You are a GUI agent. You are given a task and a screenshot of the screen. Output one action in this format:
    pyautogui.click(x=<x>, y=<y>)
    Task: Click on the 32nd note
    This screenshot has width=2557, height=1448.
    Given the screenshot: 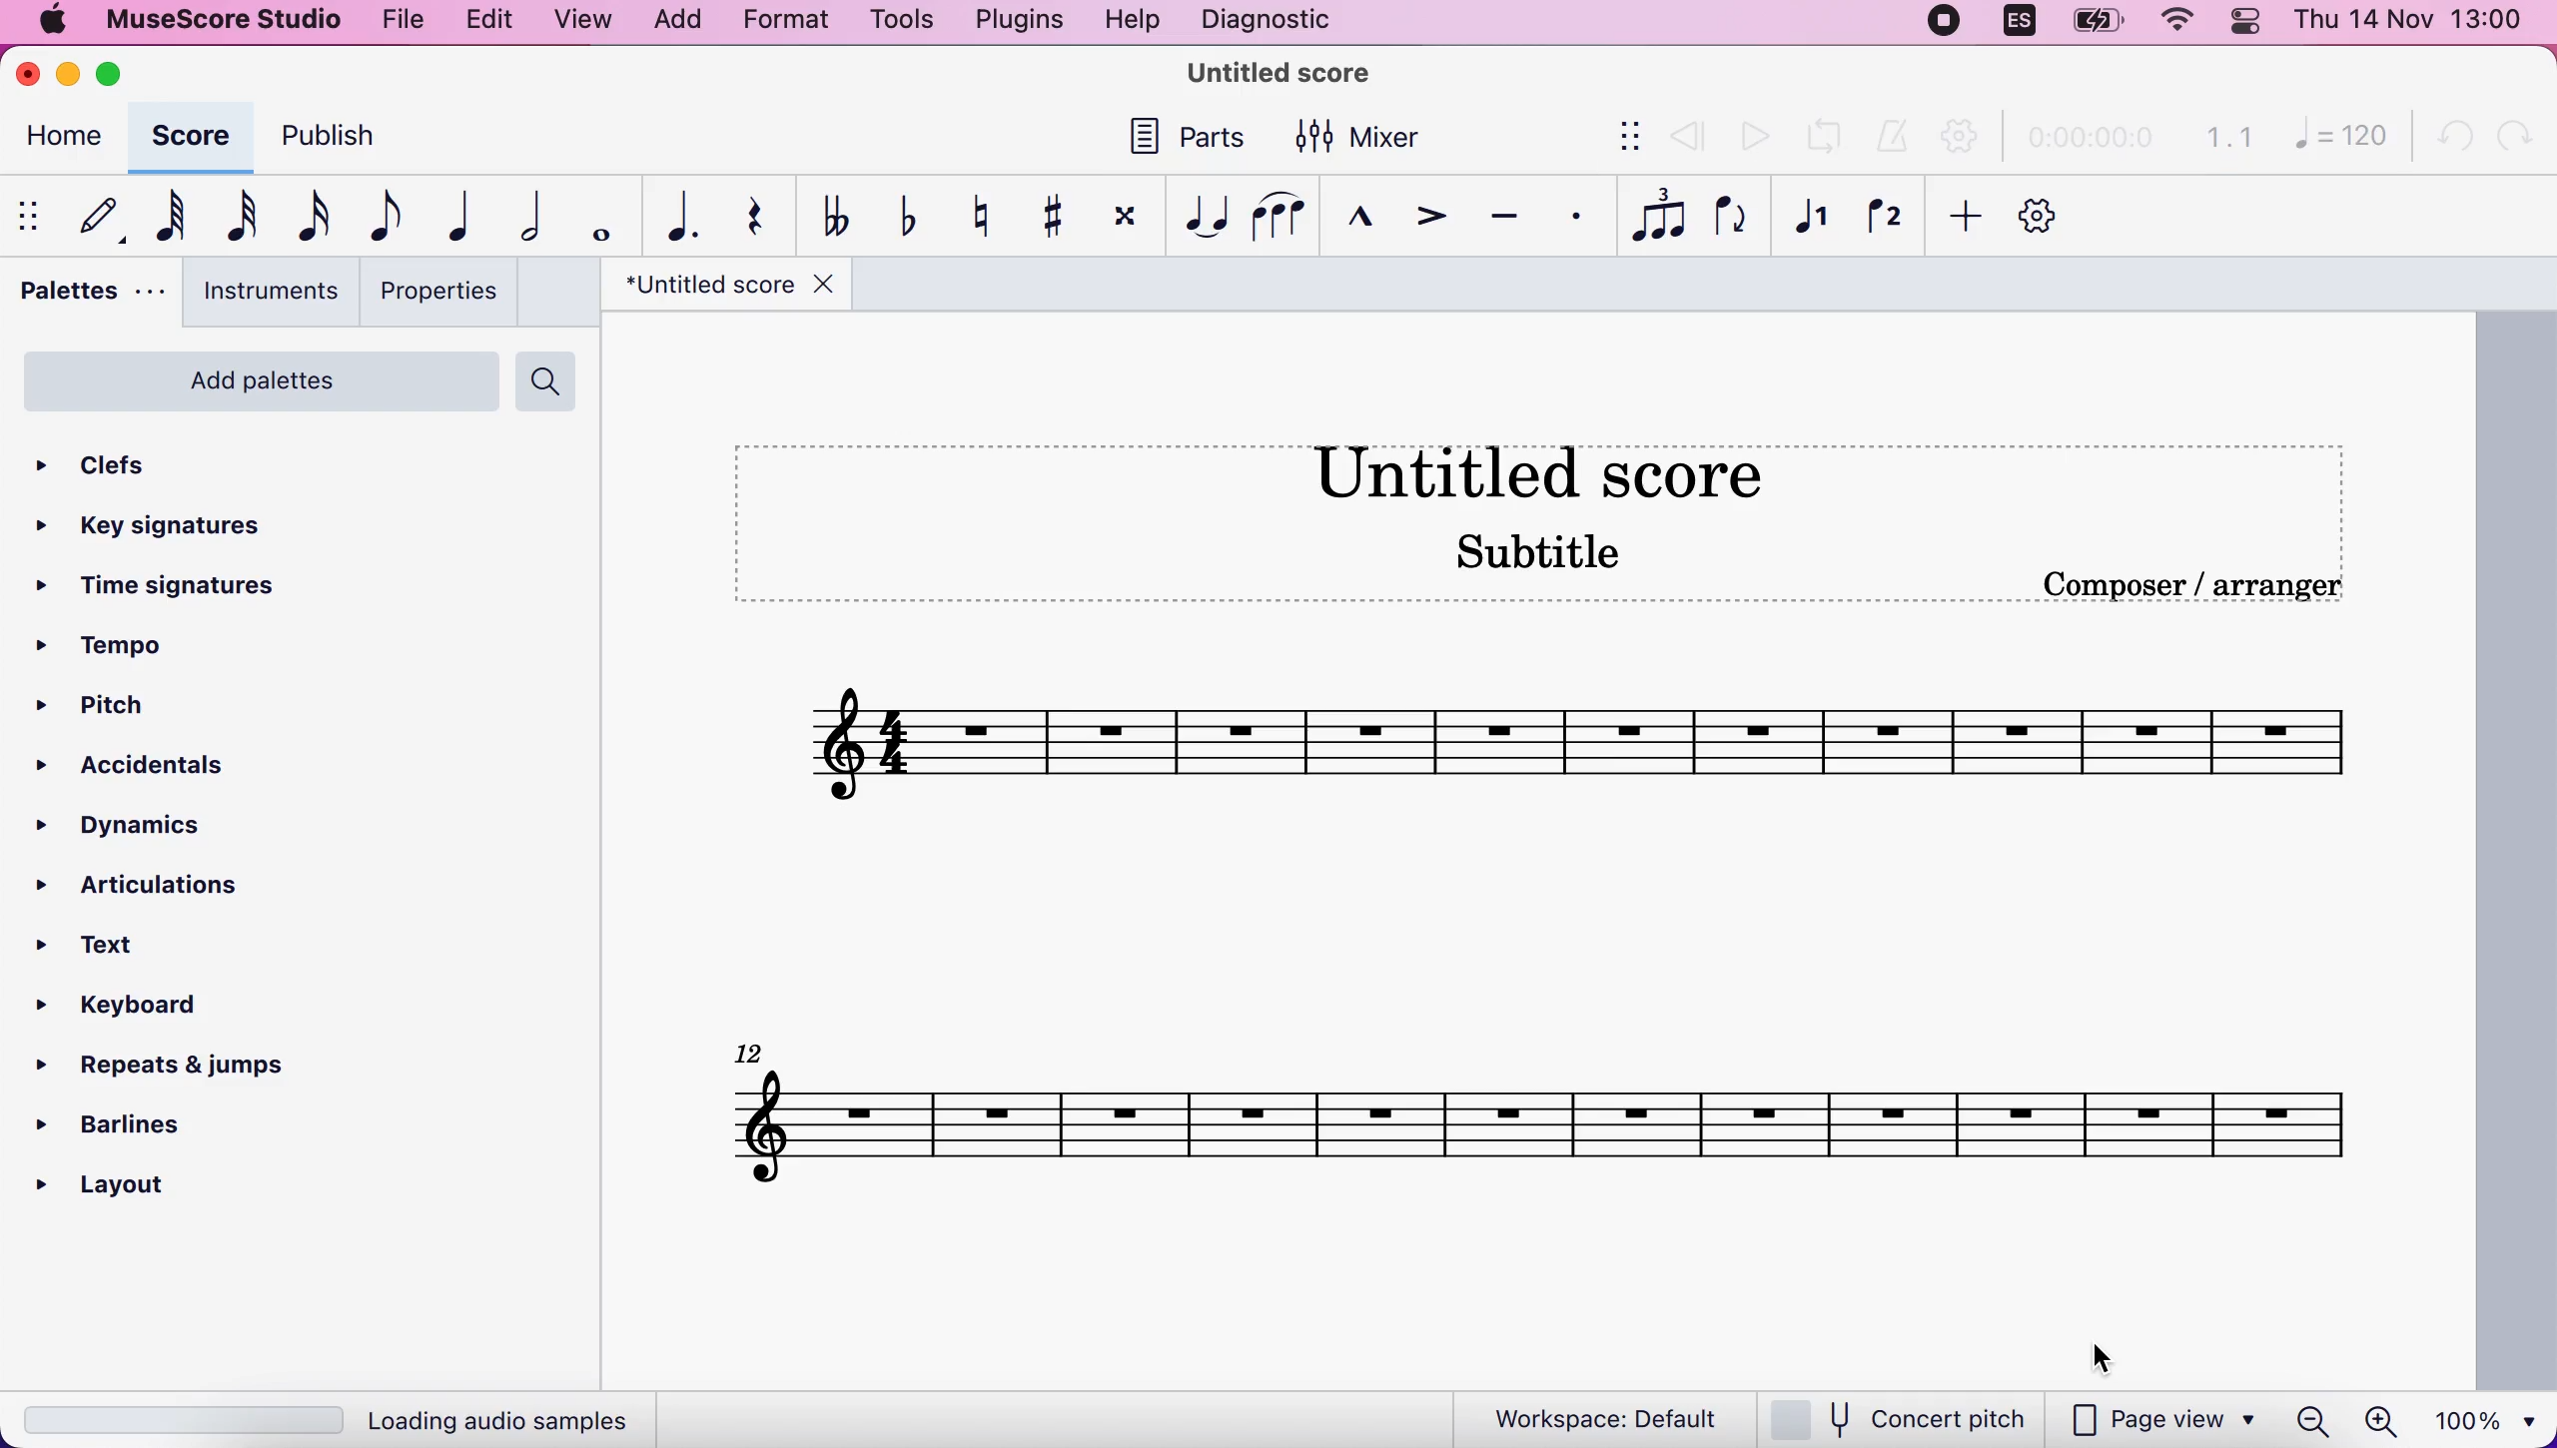 What is the action you would take?
    pyautogui.click(x=242, y=214)
    